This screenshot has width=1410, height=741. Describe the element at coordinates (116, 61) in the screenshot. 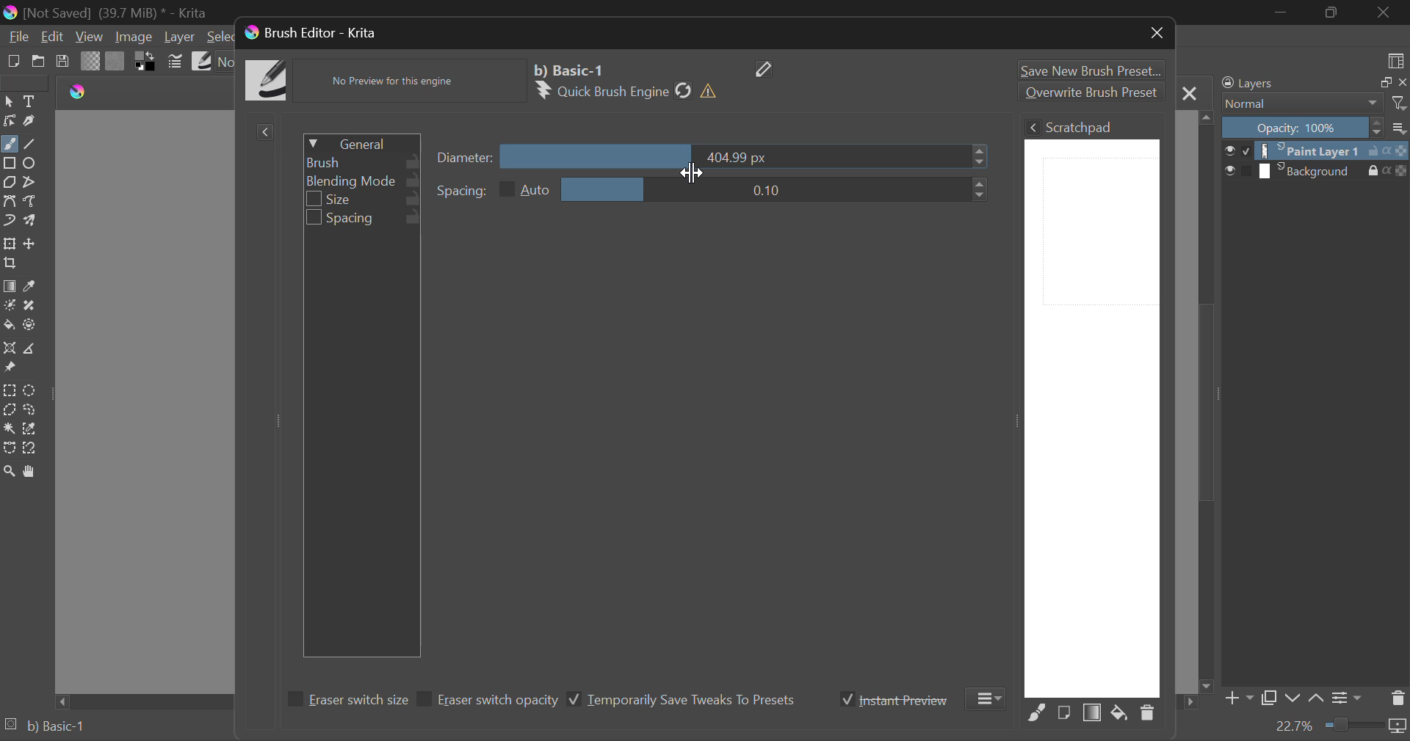

I see `Pattern` at that location.